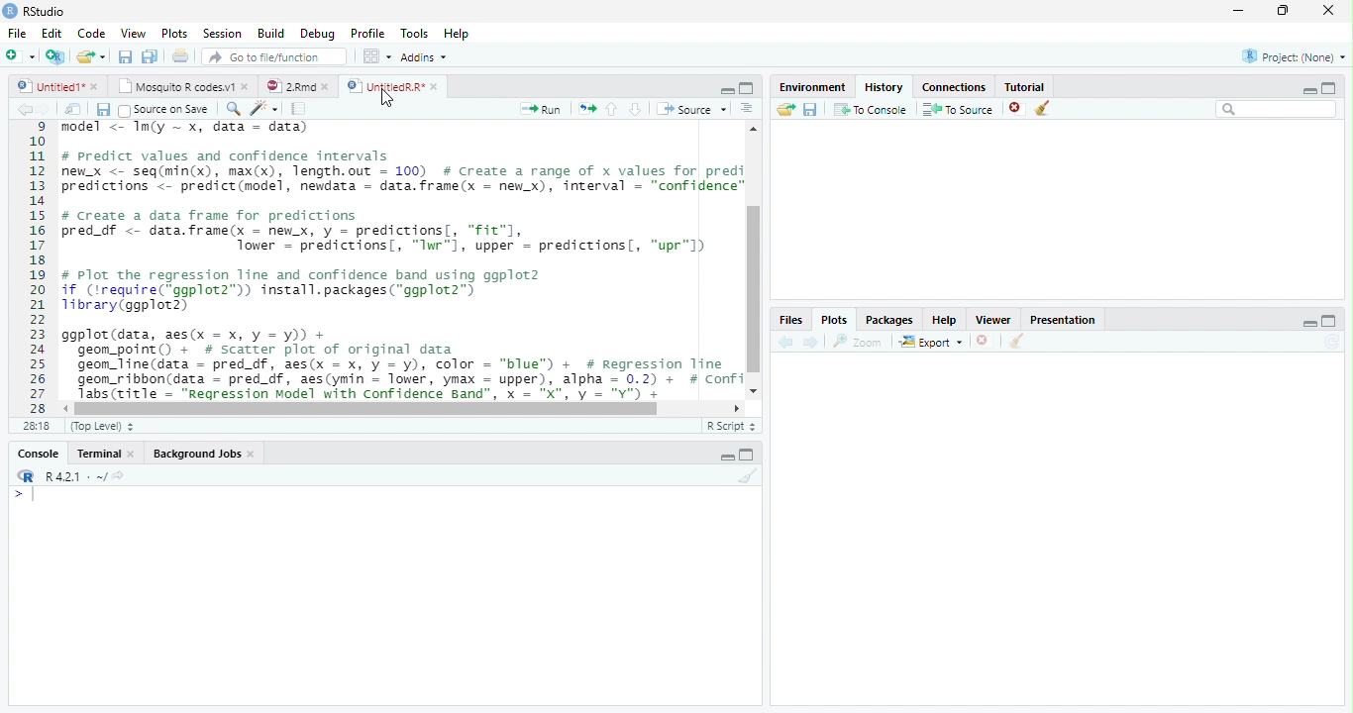 Image resolution: width=1353 pixels, height=713 pixels. I want to click on R studio, so click(38, 11).